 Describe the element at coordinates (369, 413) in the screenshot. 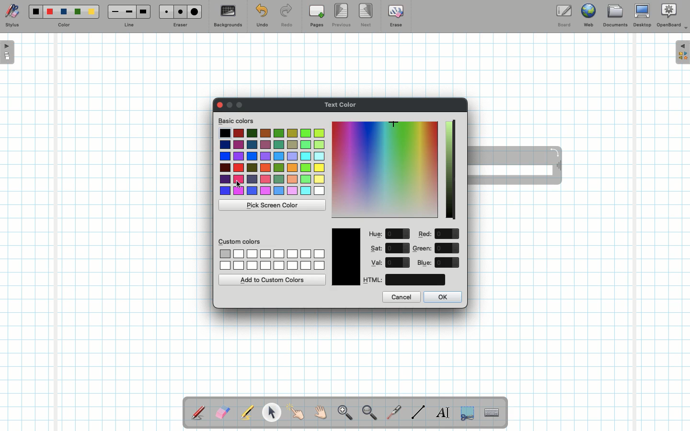

I see `Zoom out` at that location.